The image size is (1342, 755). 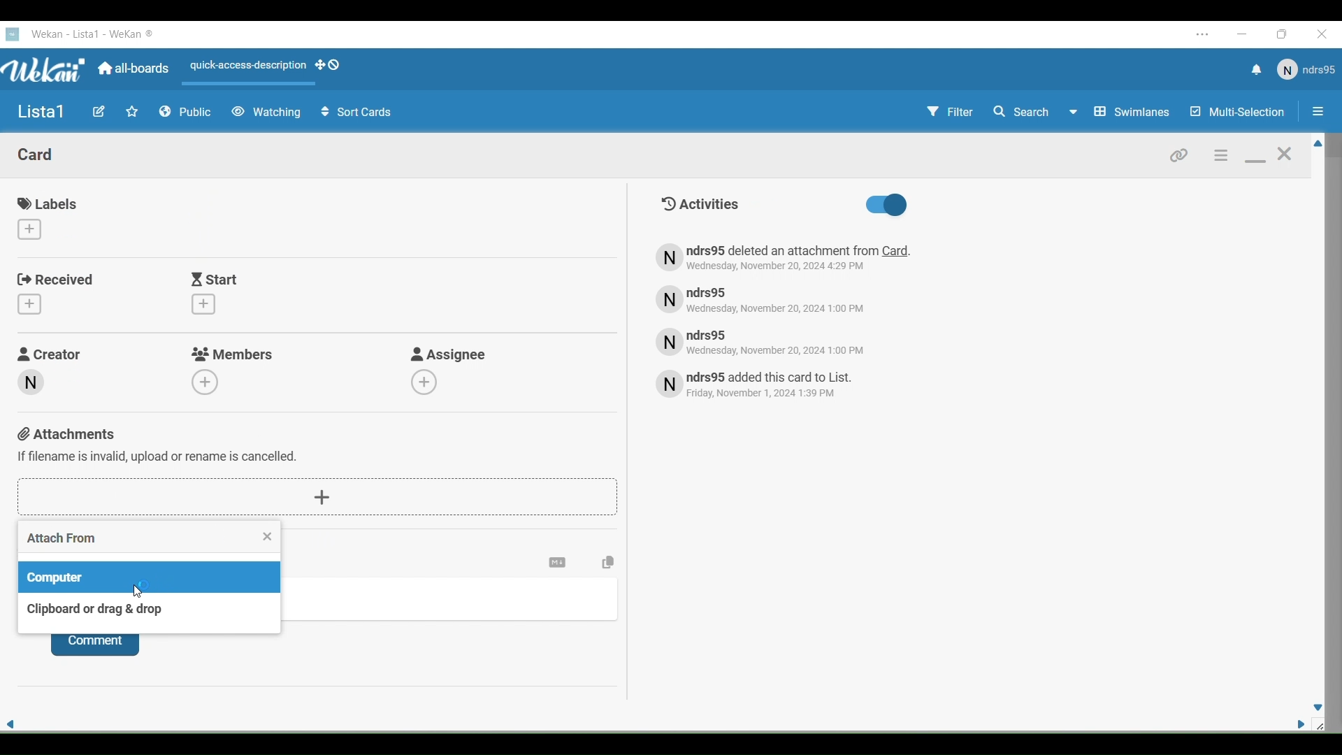 I want to click on Copy, so click(x=609, y=562).